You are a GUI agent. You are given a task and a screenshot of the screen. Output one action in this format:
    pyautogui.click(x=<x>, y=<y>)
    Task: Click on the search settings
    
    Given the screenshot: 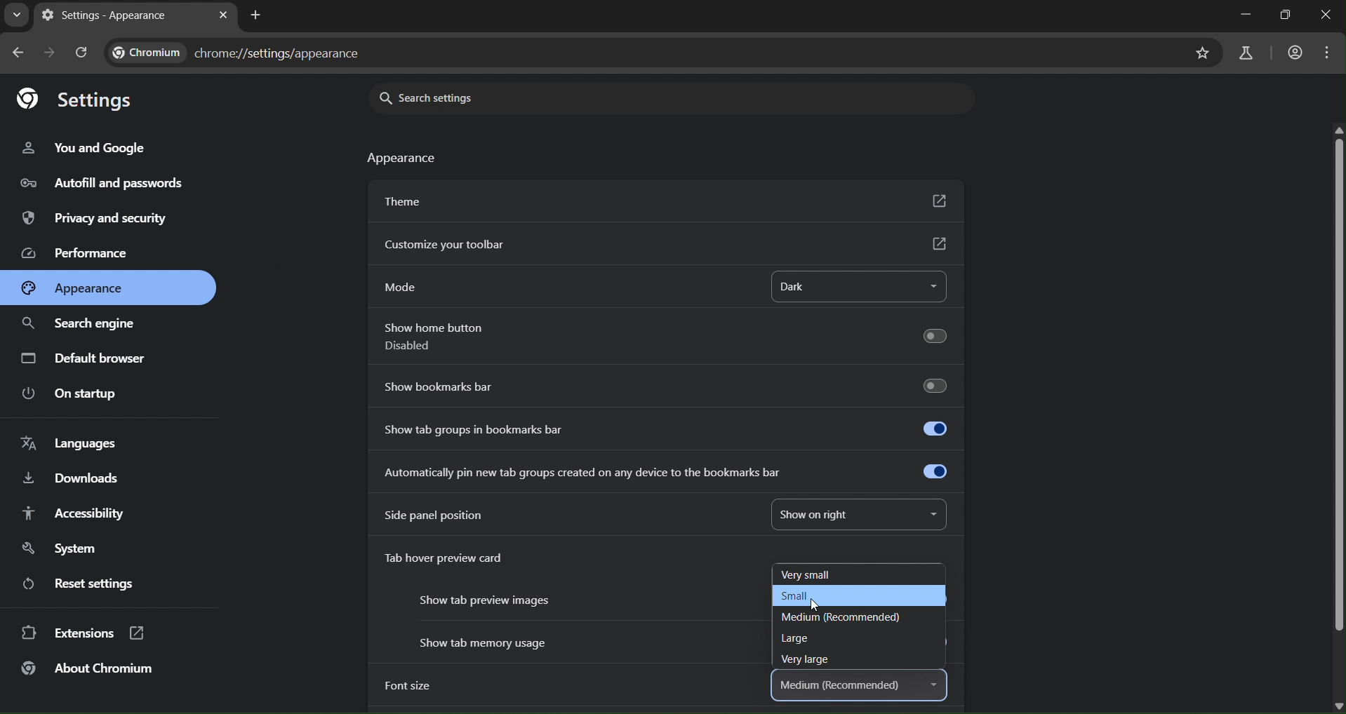 What is the action you would take?
    pyautogui.click(x=493, y=97)
    